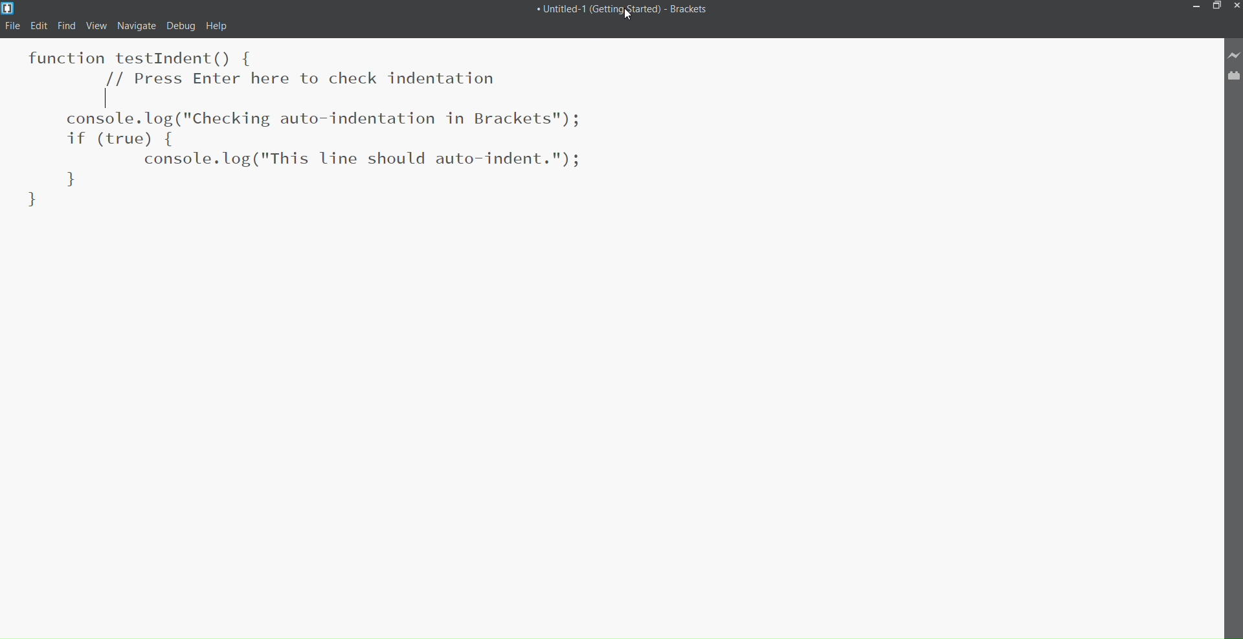 The image size is (1243, 639). What do you see at coordinates (1235, 75) in the screenshot?
I see `Extension Manager` at bounding box center [1235, 75].